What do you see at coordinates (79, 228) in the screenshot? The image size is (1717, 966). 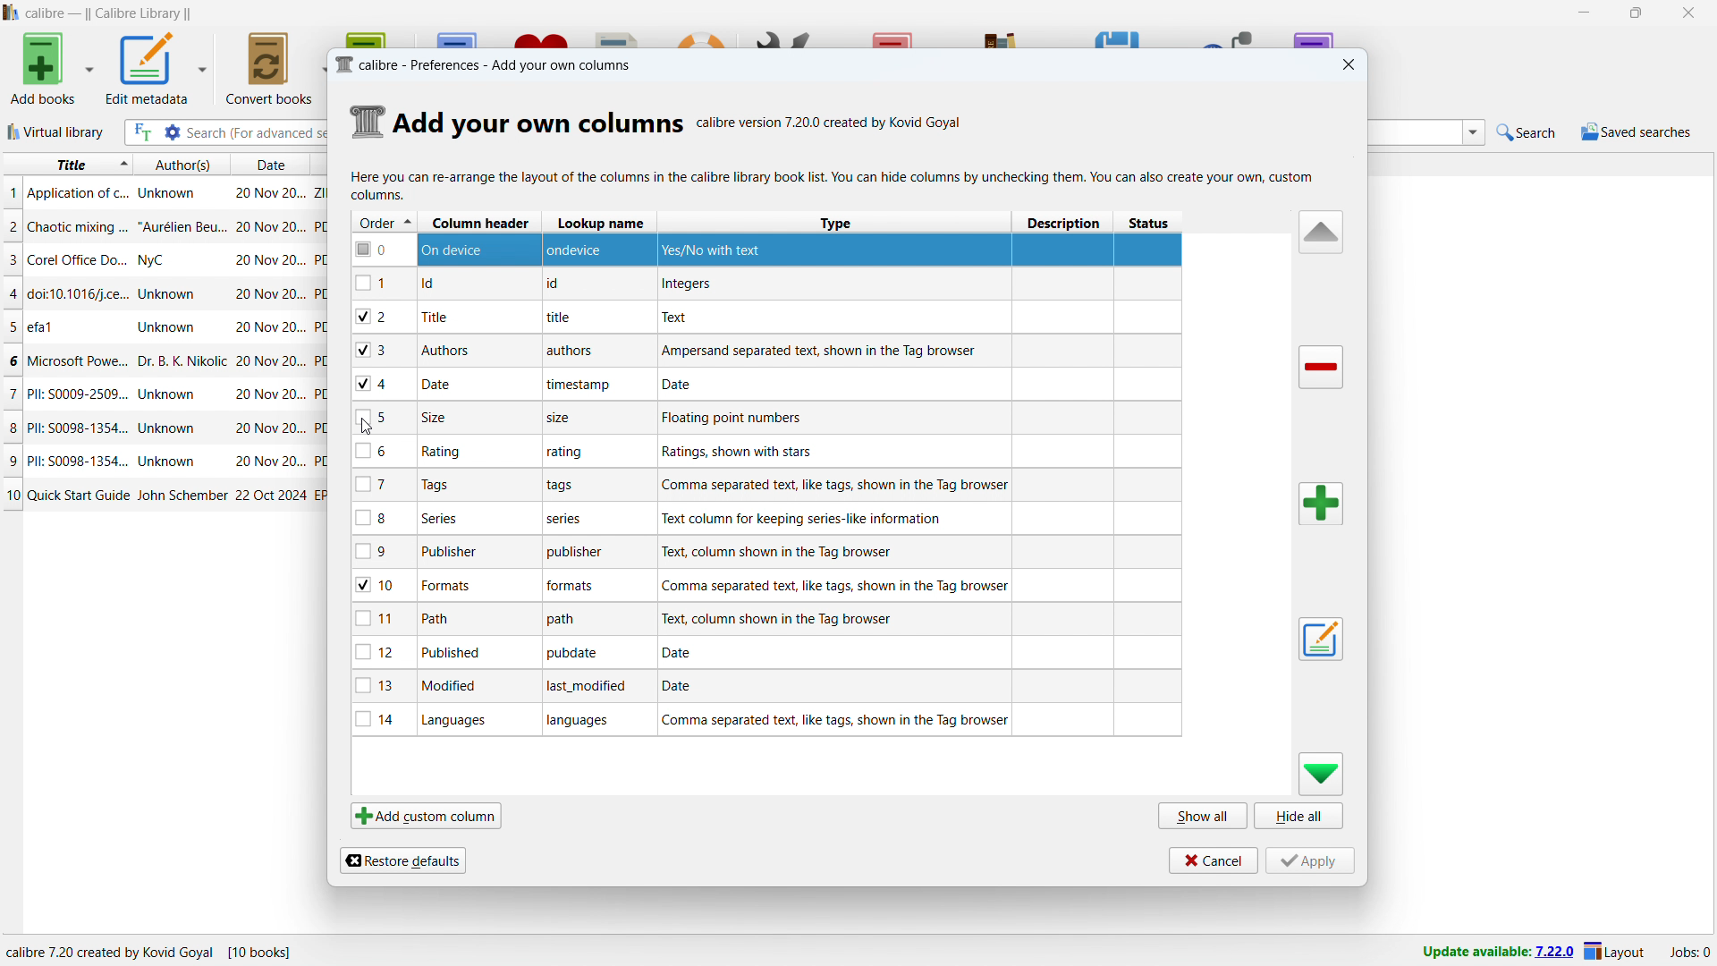 I see `title` at bounding box center [79, 228].